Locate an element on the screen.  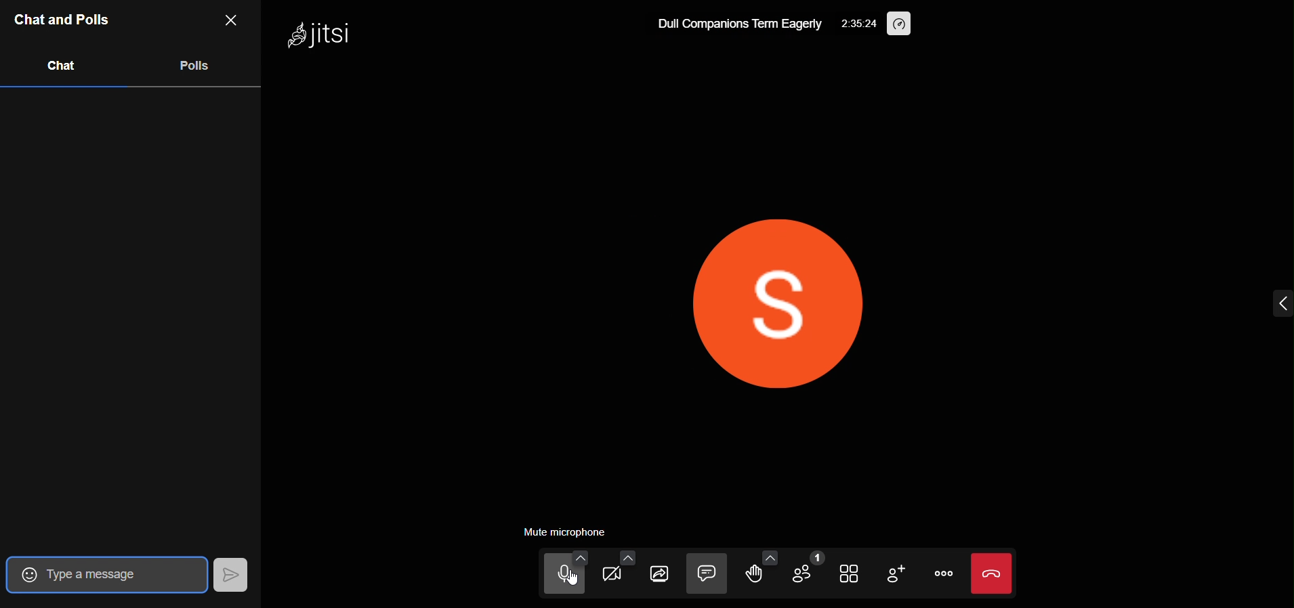
chat is located at coordinates (708, 574).